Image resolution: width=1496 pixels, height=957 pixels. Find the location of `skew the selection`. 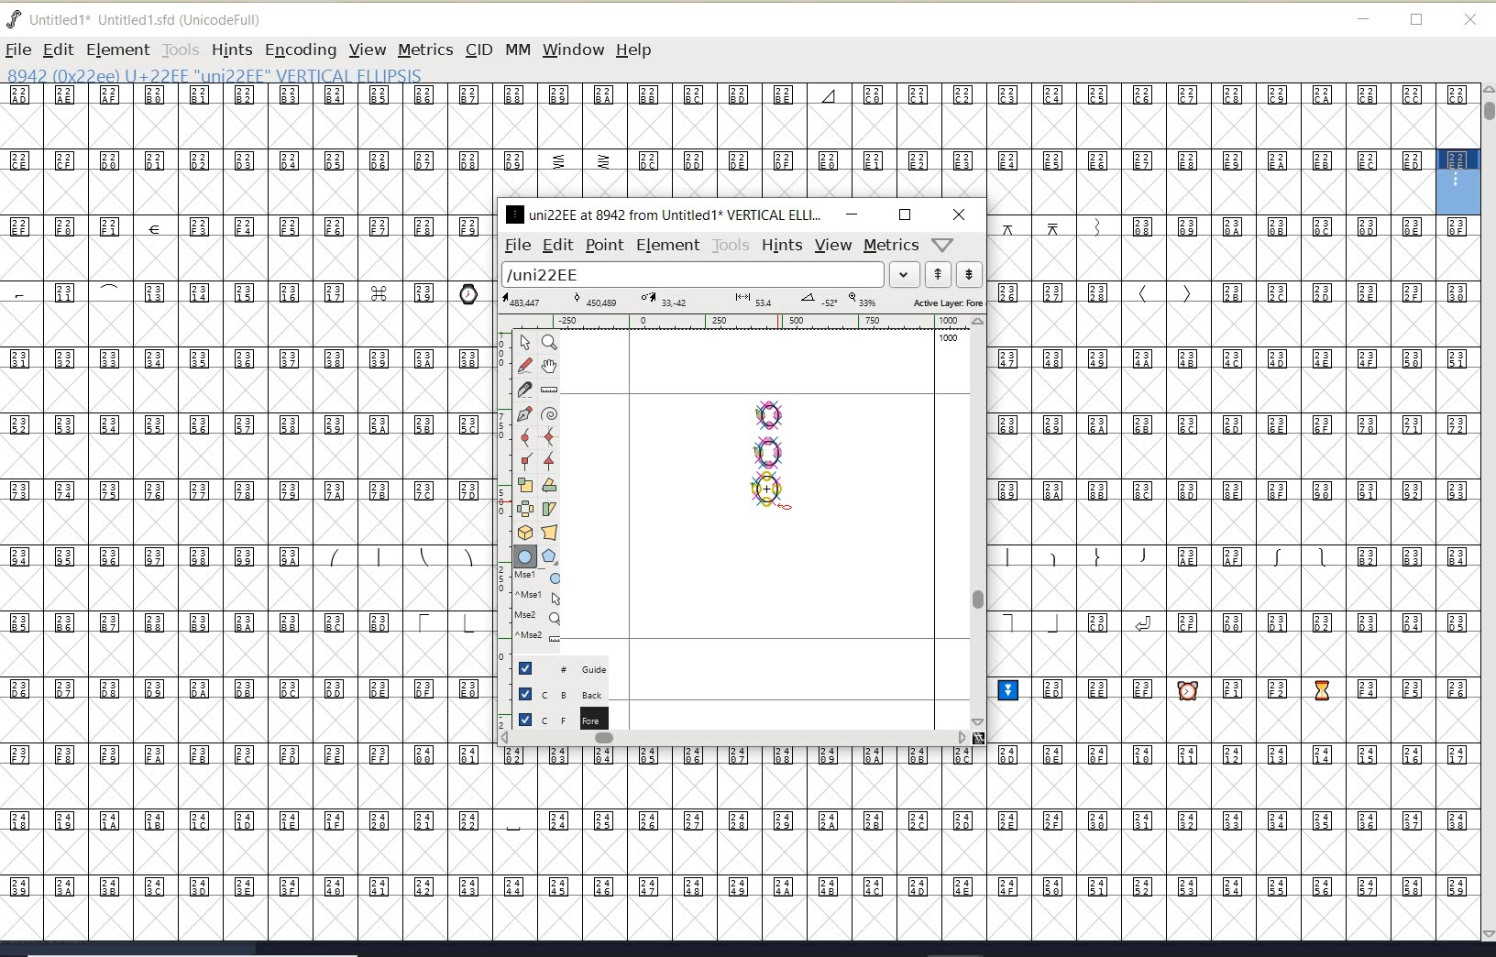

skew the selection is located at coordinates (548, 510).